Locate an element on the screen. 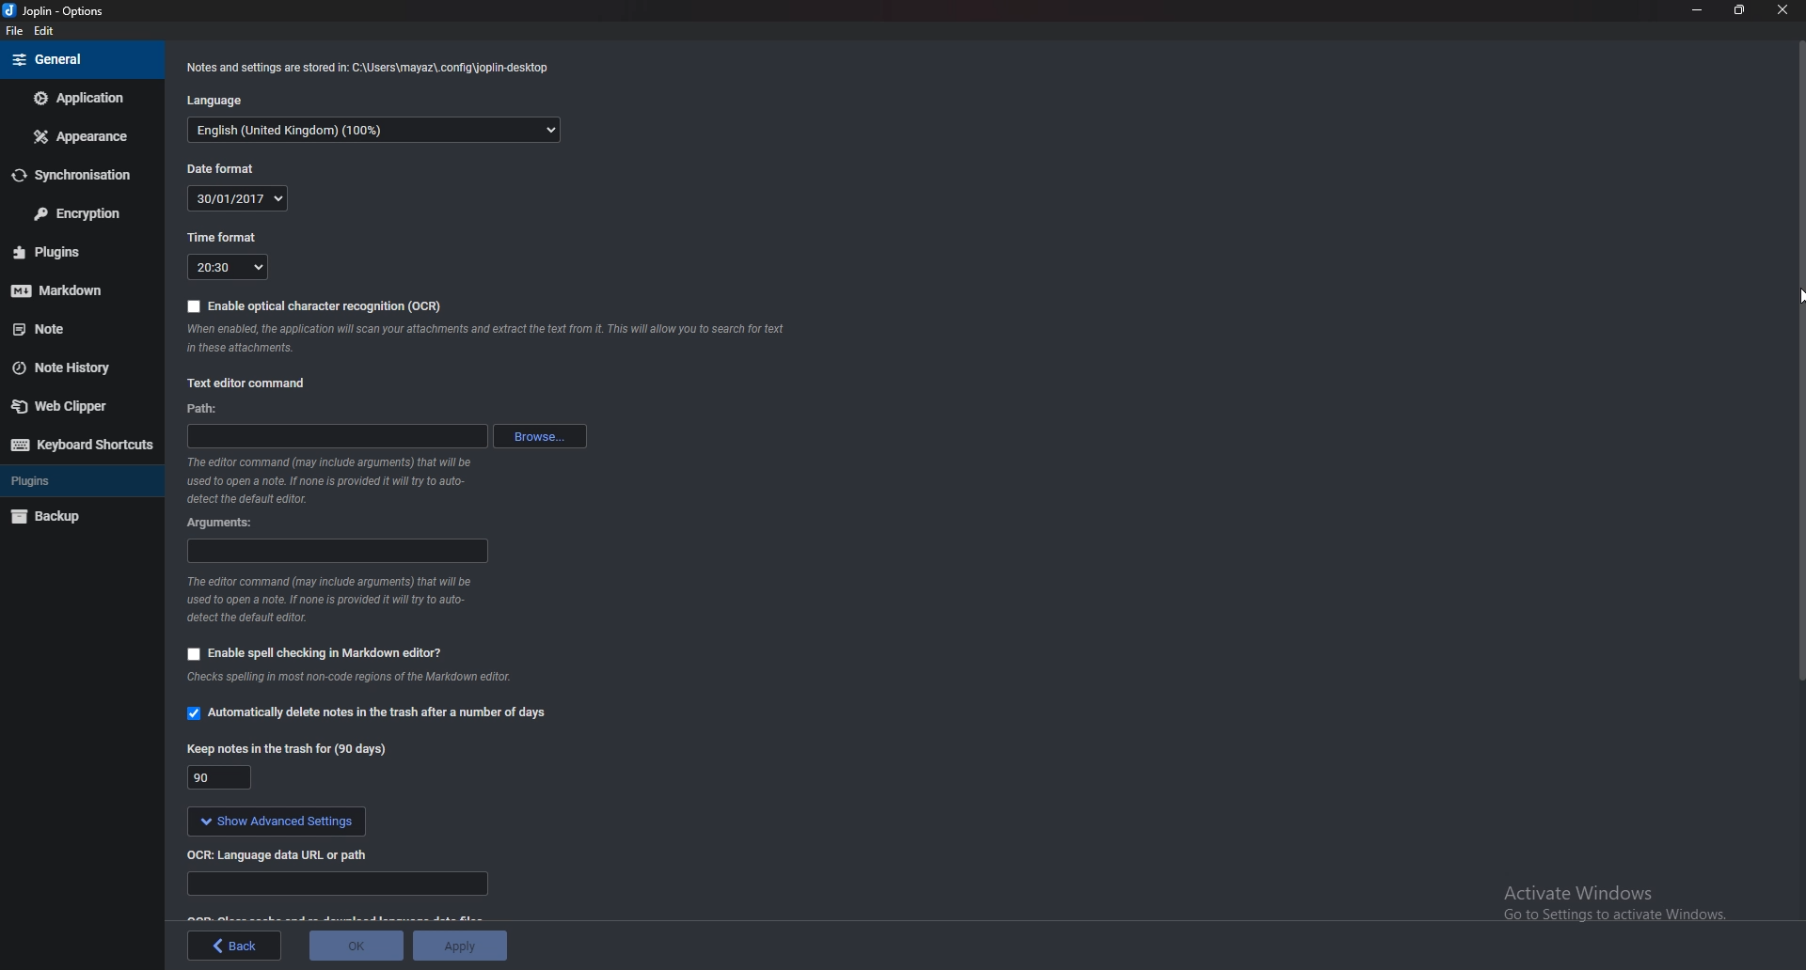 The image size is (1806, 970). note is located at coordinates (71, 330).